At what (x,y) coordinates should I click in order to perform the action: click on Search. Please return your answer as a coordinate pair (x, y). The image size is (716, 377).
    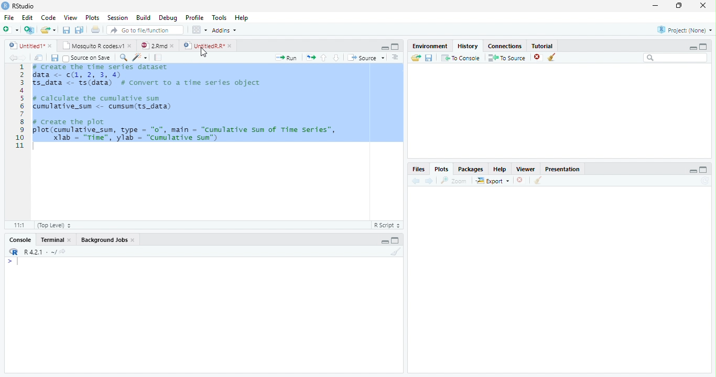
    Looking at the image, I should click on (675, 58).